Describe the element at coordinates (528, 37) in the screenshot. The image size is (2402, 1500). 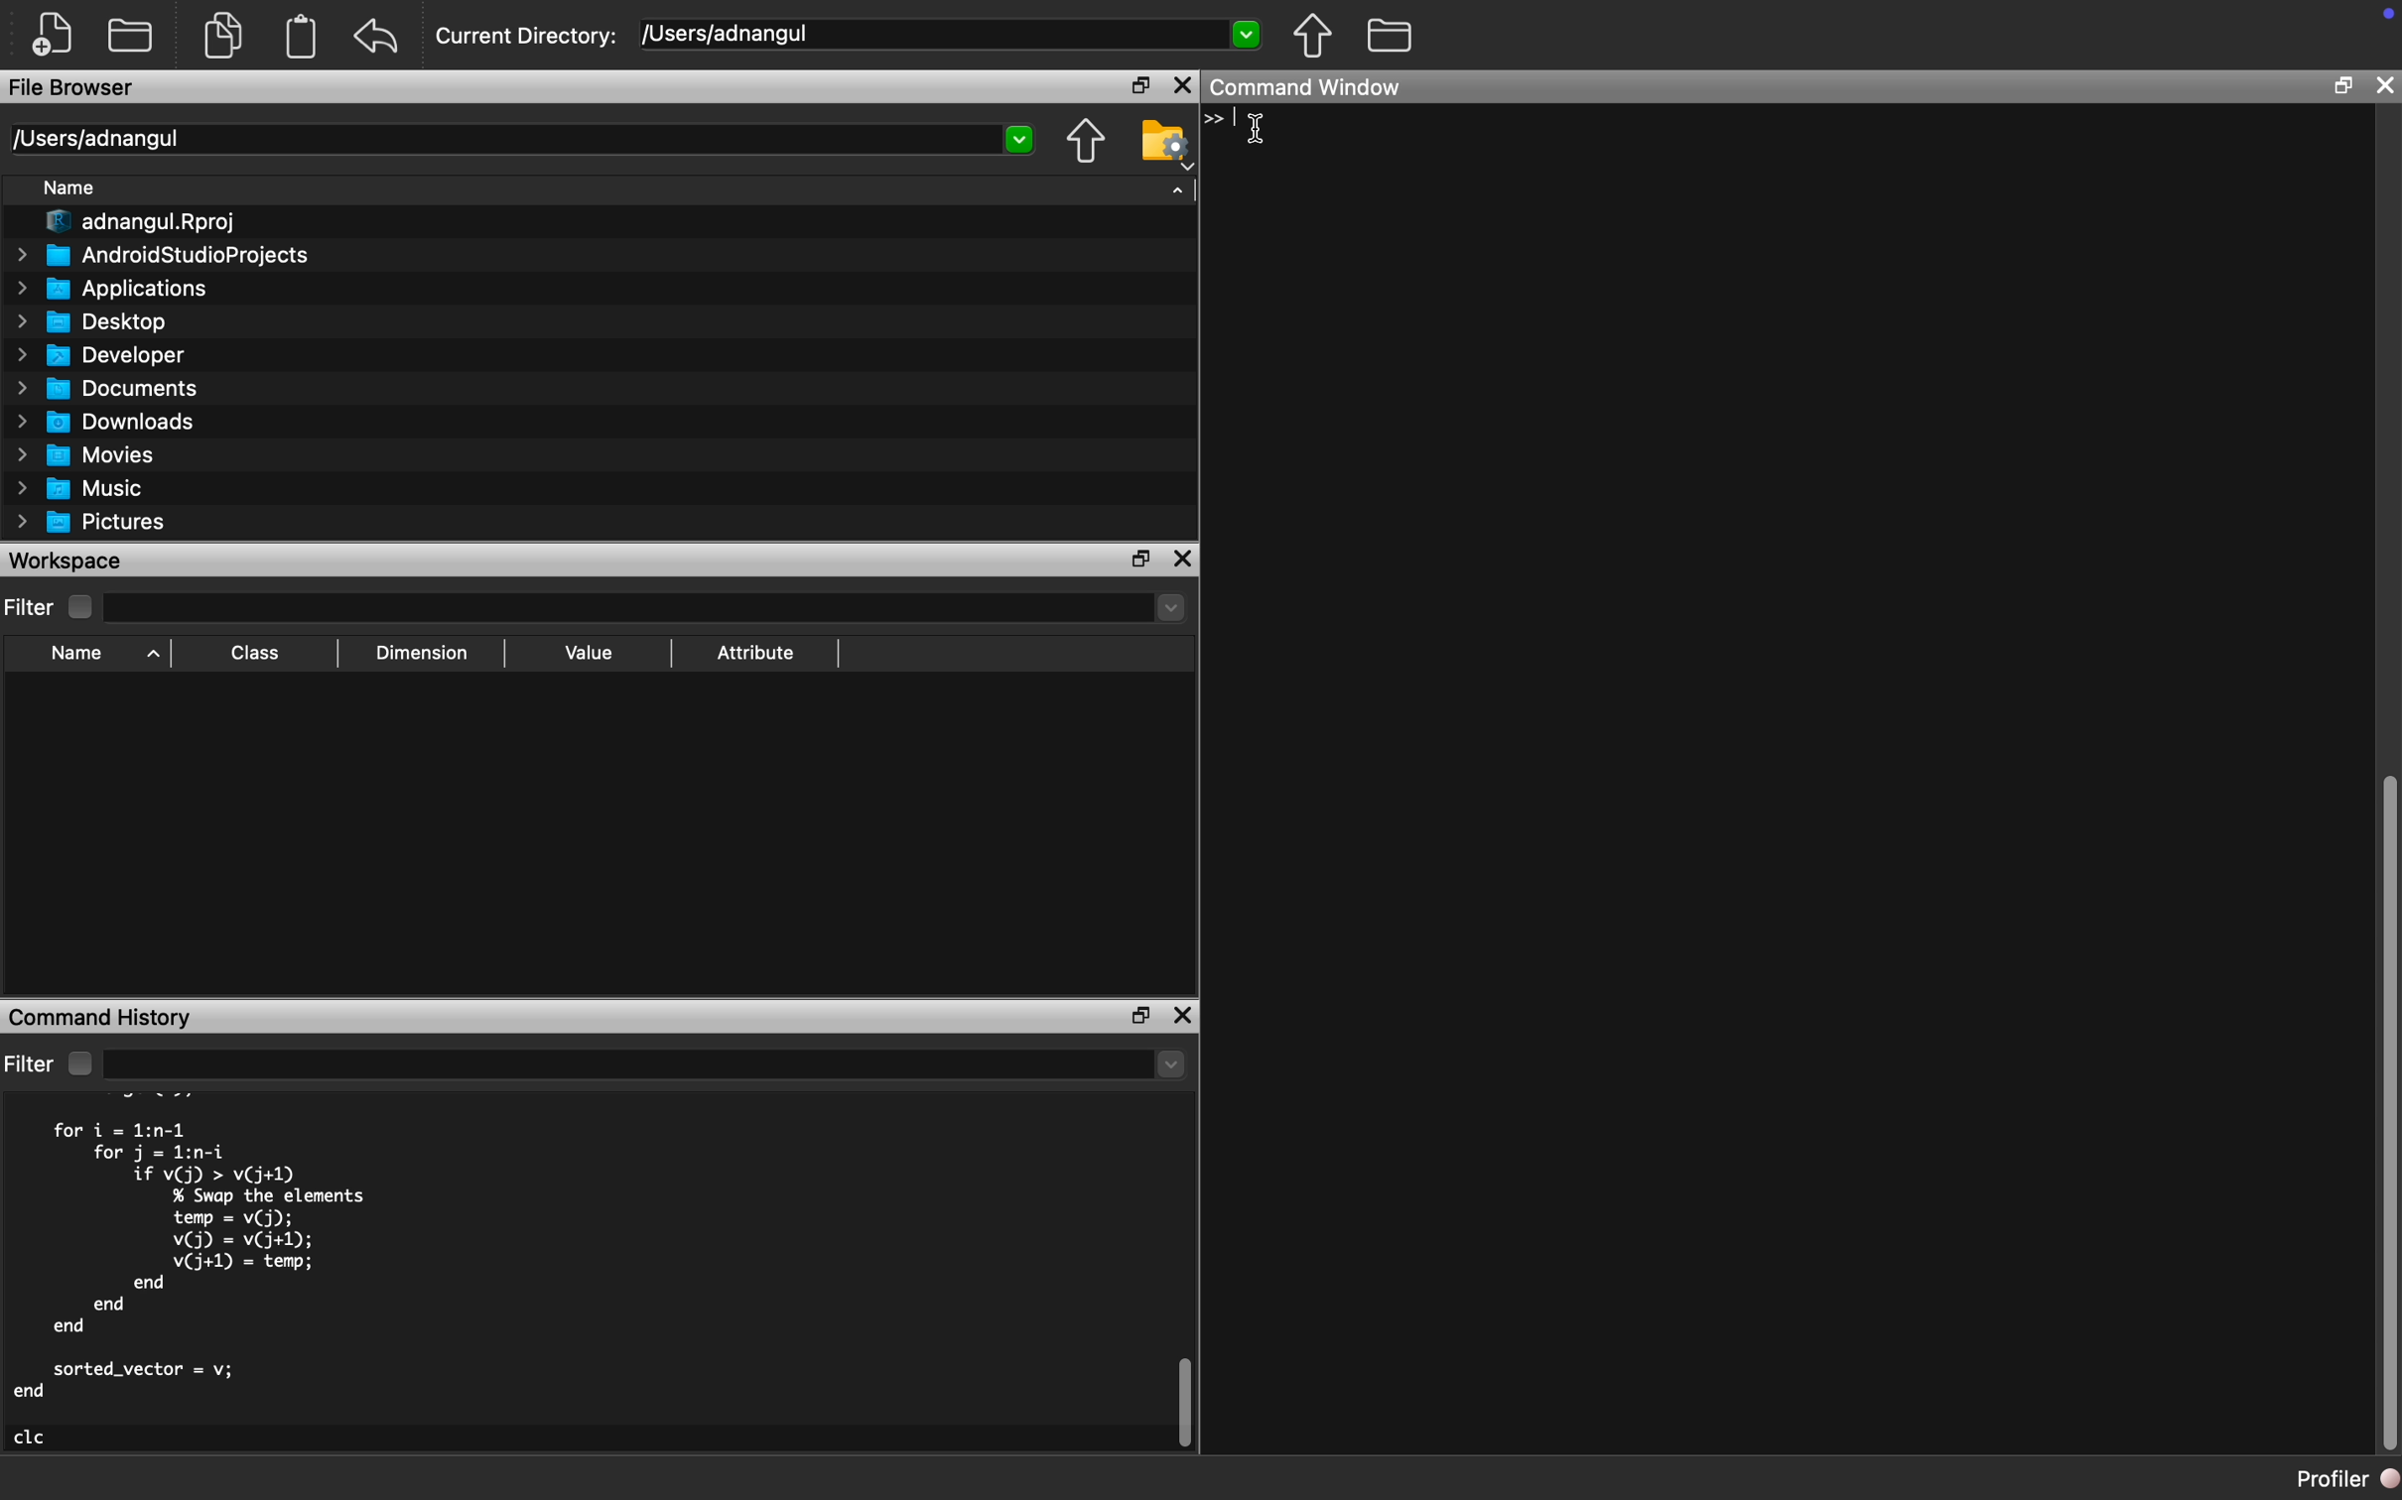
I see `Current Directory:` at that location.